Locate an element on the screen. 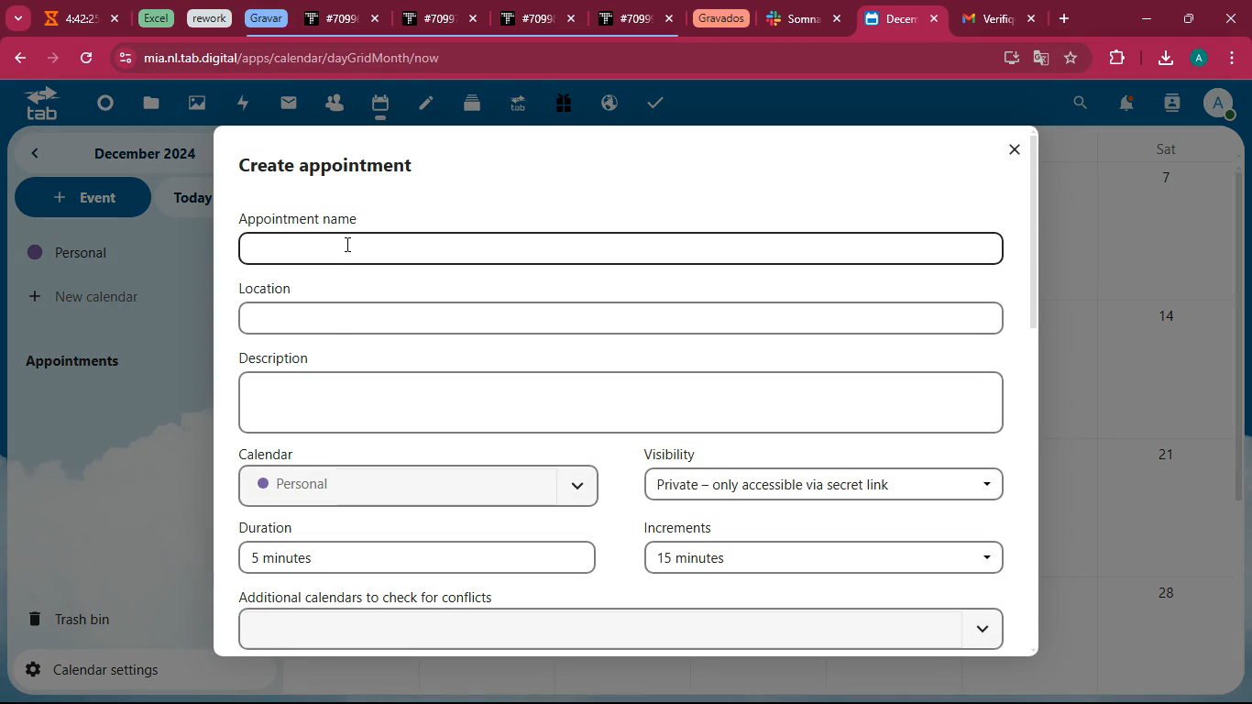 Image resolution: width=1252 pixels, height=704 pixels. create appointment is located at coordinates (346, 164).